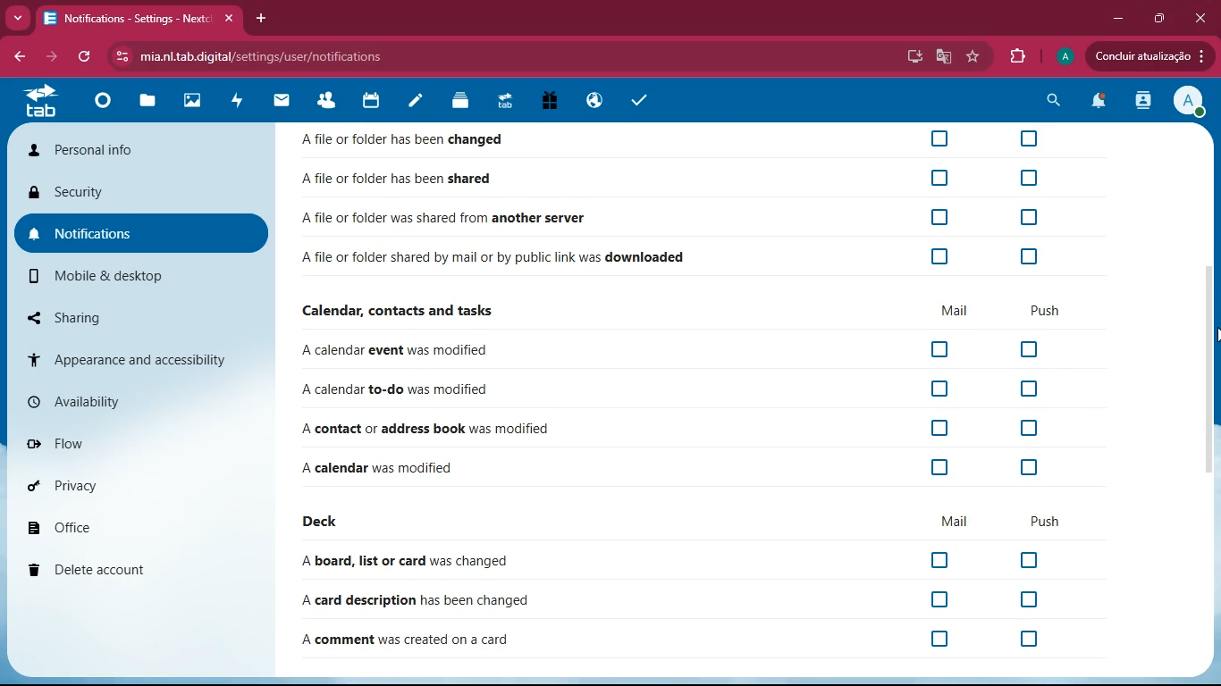 The width and height of the screenshot is (1221, 686). Describe the element at coordinates (1149, 55) in the screenshot. I see `Concluir atualizacao` at that location.